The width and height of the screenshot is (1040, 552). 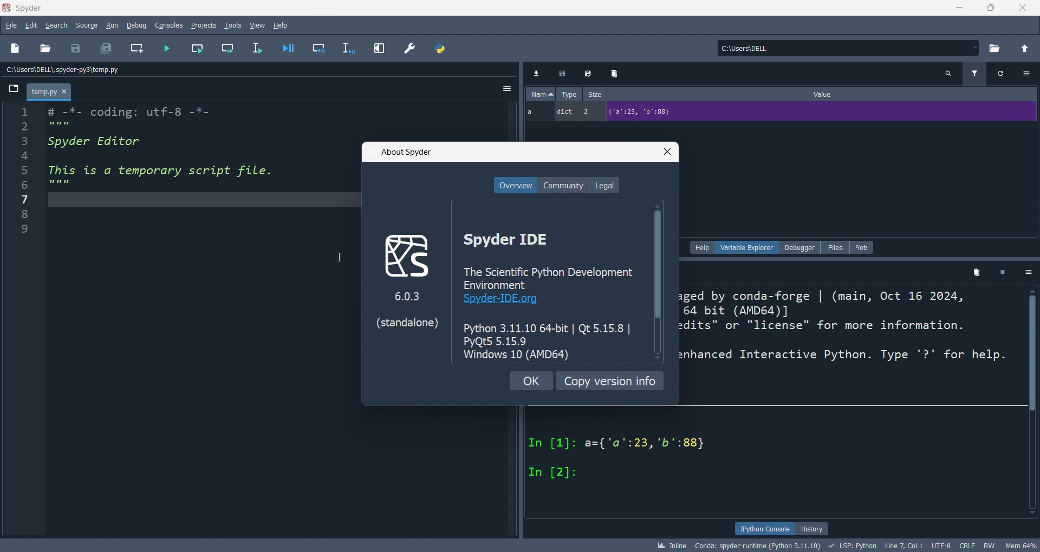 What do you see at coordinates (106, 49) in the screenshot?
I see `save all` at bounding box center [106, 49].